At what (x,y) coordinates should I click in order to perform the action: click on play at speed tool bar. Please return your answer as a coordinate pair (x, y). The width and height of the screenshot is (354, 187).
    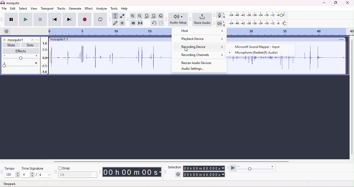
    Looking at the image, I should click on (229, 167).